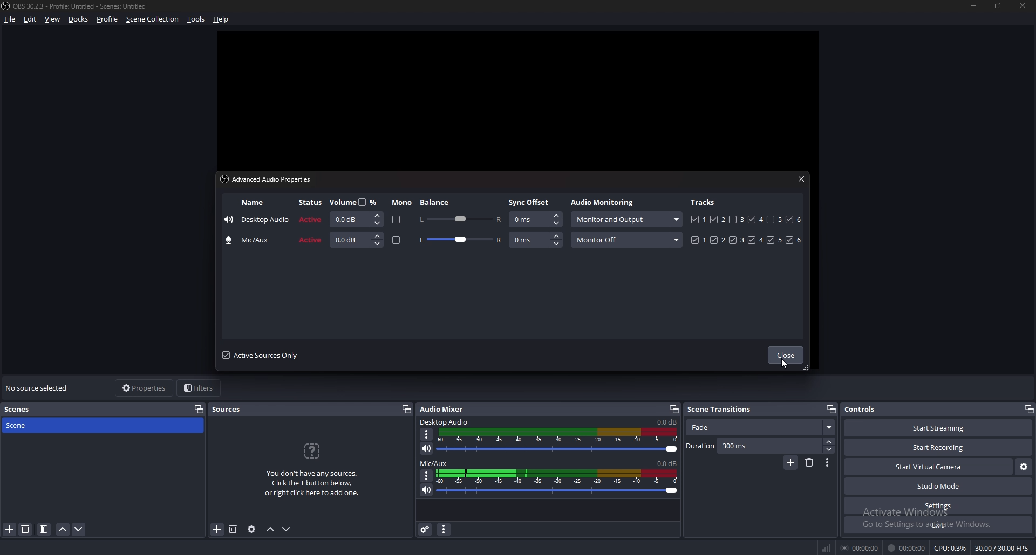 This screenshot has width=1036, height=555. I want to click on file, so click(11, 19).